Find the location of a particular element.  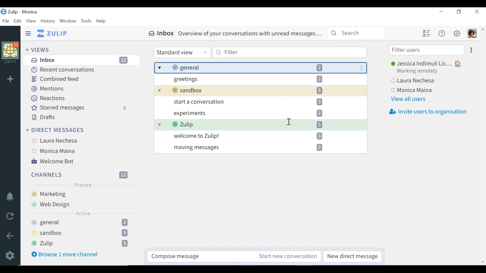

Hide SidePane is located at coordinates (28, 33).